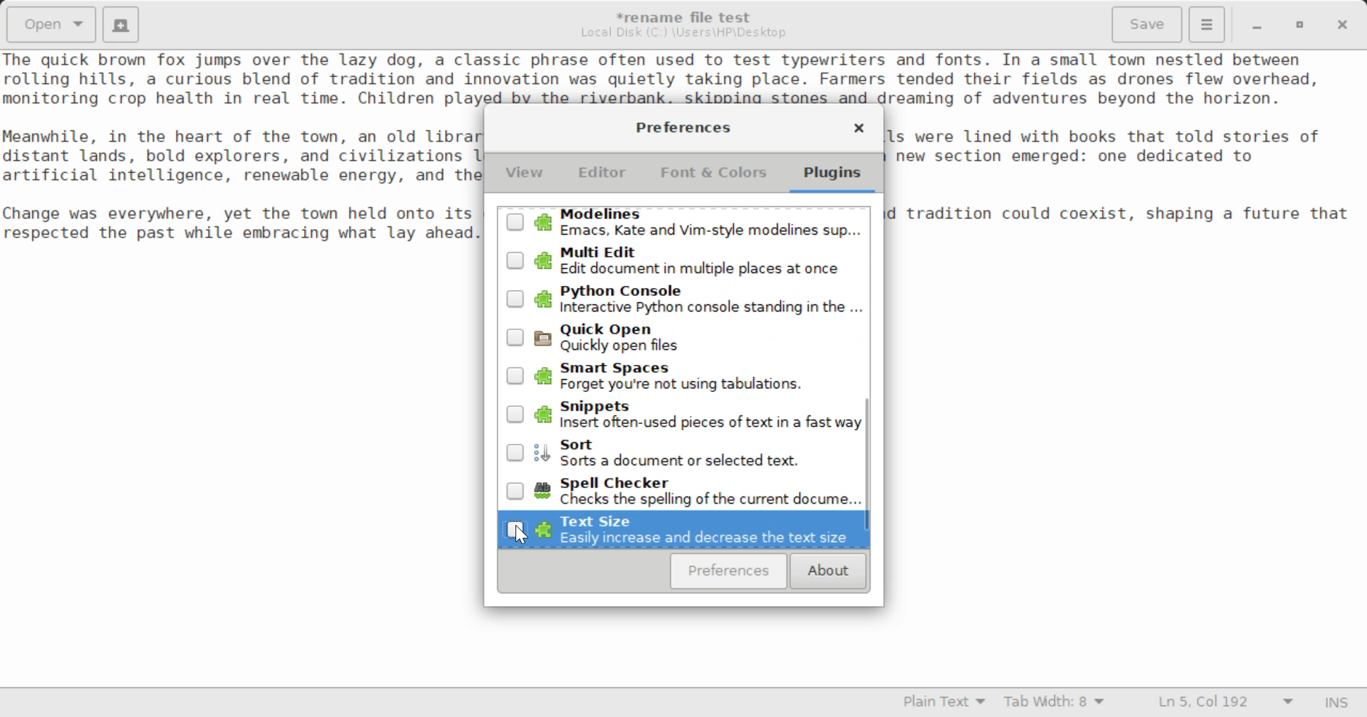 Image resolution: width=1367 pixels, height=717 pixels. Describe the element at coordinates (1148, 25) in the screenshot. I see `Save` at that location.